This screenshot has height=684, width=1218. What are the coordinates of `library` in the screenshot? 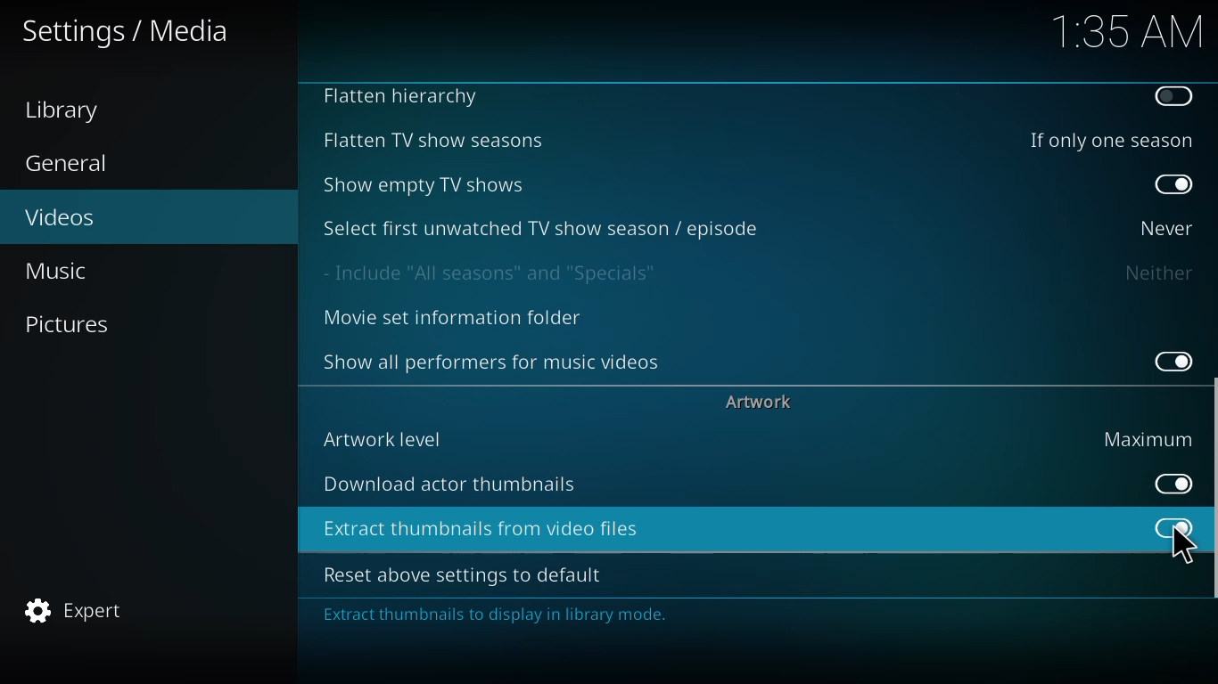 It's located at (69, 110).